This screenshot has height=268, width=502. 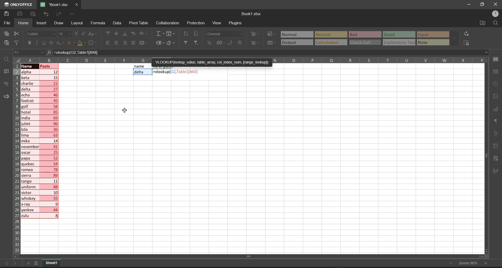 I want to click on shape settings, so click(x=497, y=84).